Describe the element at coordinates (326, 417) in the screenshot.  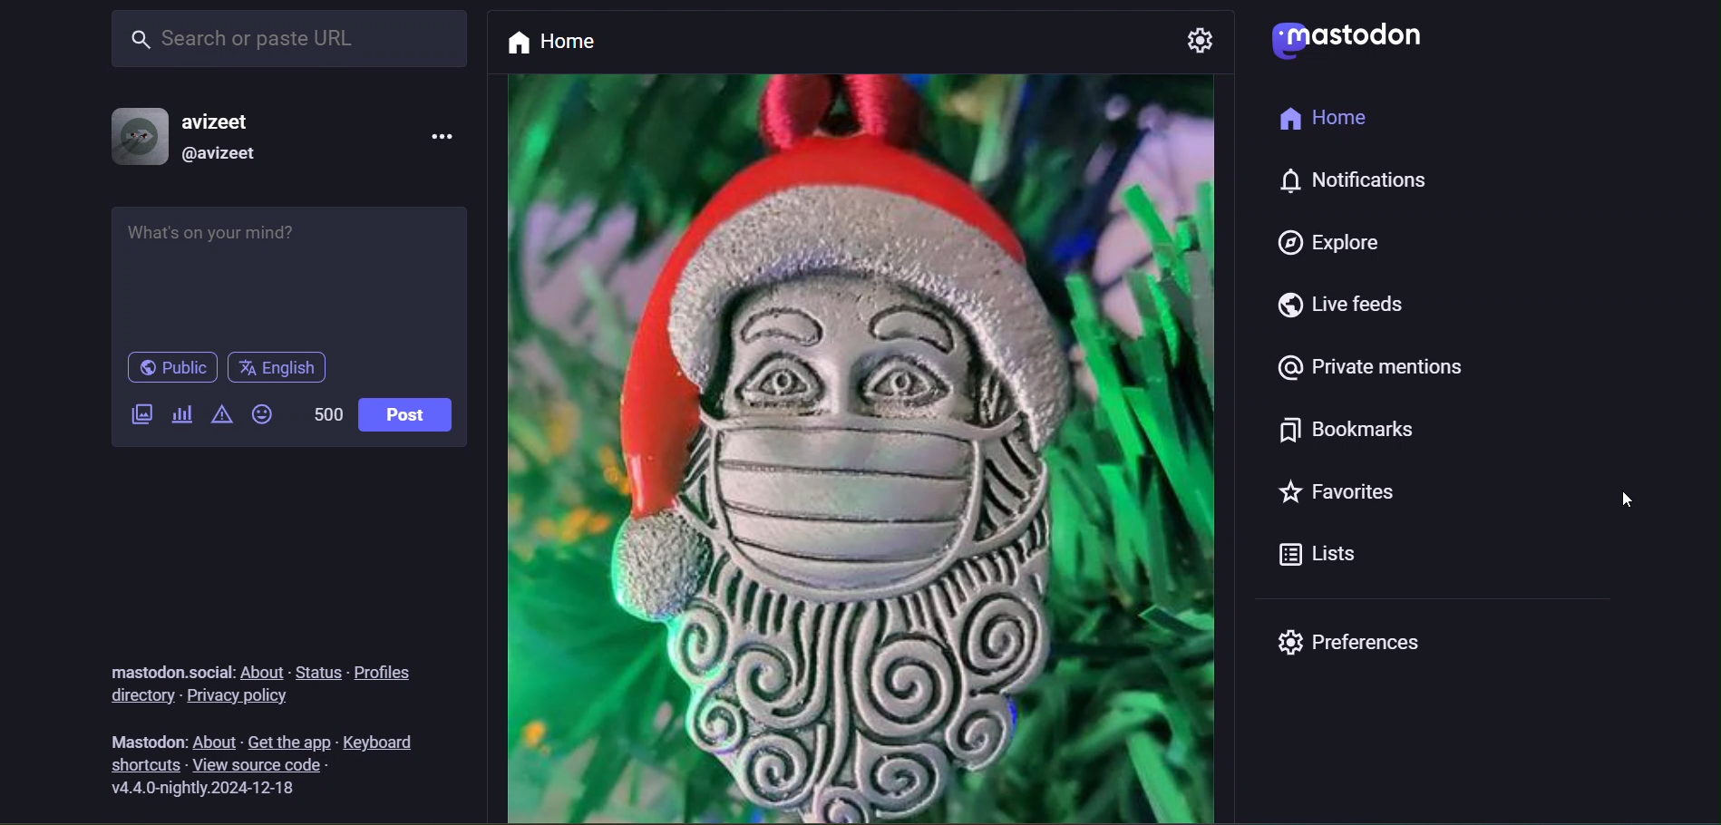
I see `word limit` at that location.